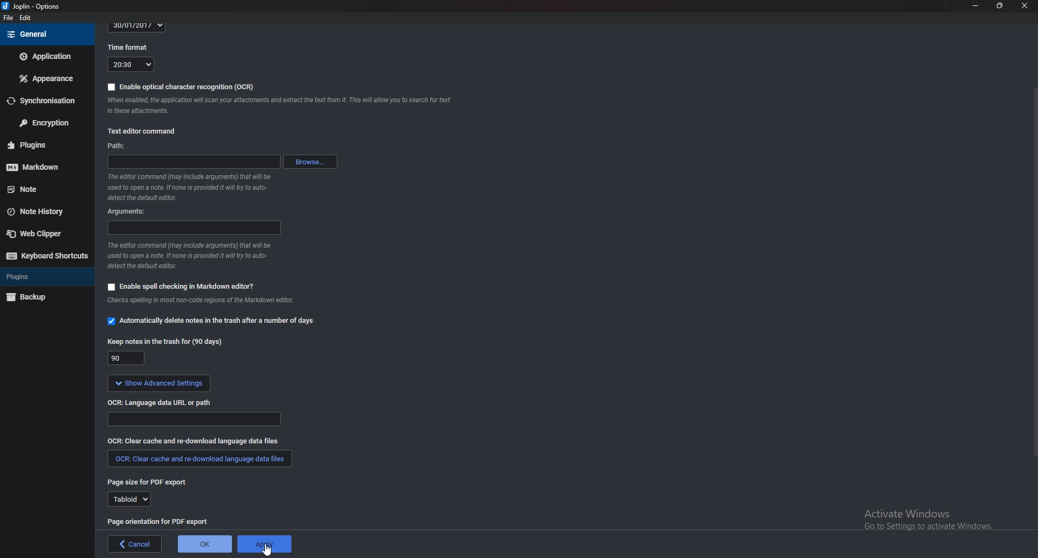  I want to click on cancel, so click(135, 544).